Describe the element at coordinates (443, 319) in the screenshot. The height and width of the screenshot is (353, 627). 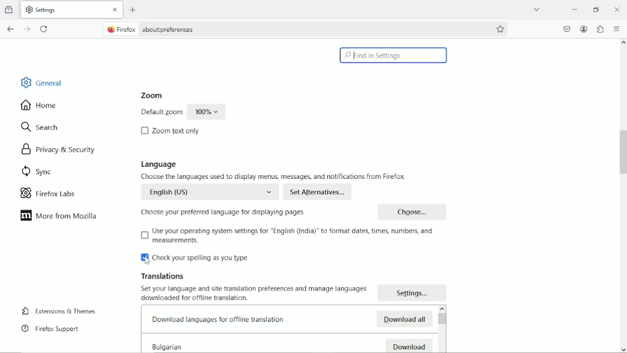
I see `Vertical scrollbar` at that location.